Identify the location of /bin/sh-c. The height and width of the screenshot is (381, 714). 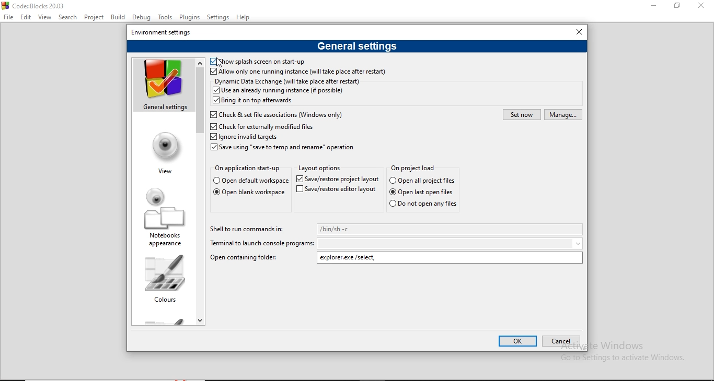
(451, 229).